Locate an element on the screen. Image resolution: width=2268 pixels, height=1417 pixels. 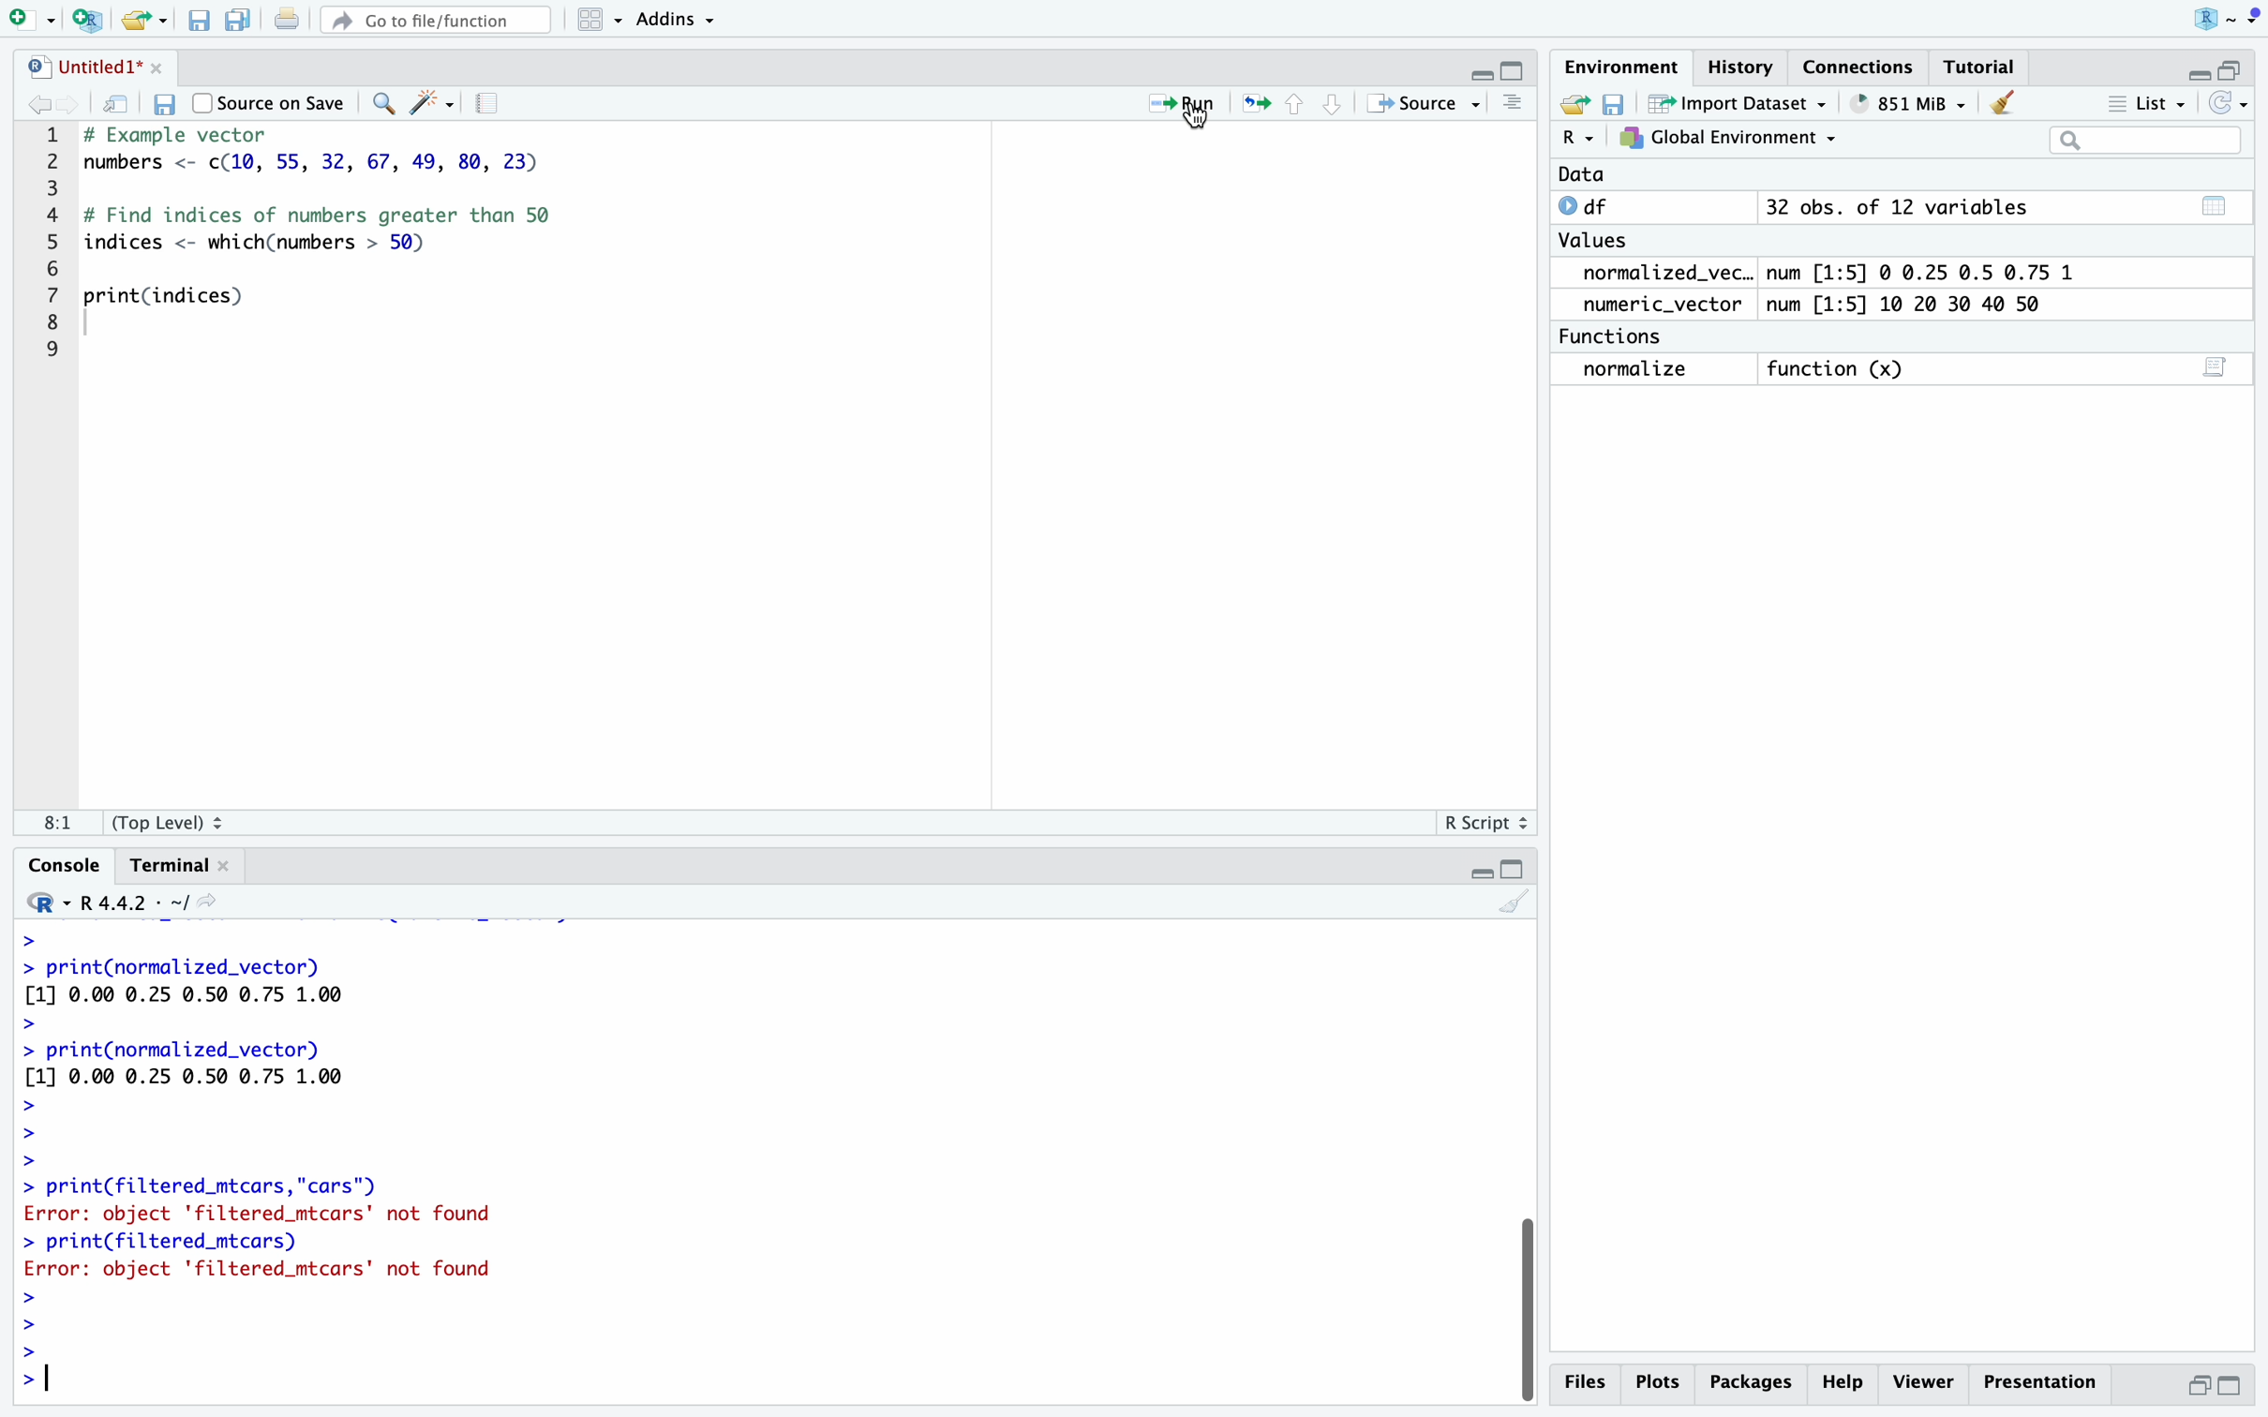
MENU is located at coordinates (1511, 104).